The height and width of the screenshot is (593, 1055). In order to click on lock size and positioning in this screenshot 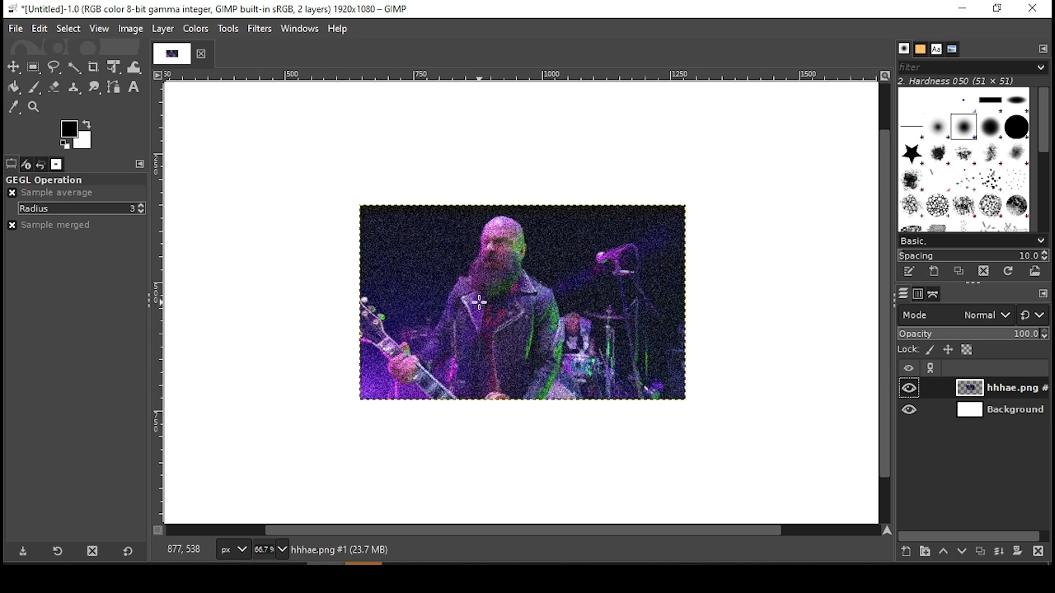, I will do `click(949, 350)`.